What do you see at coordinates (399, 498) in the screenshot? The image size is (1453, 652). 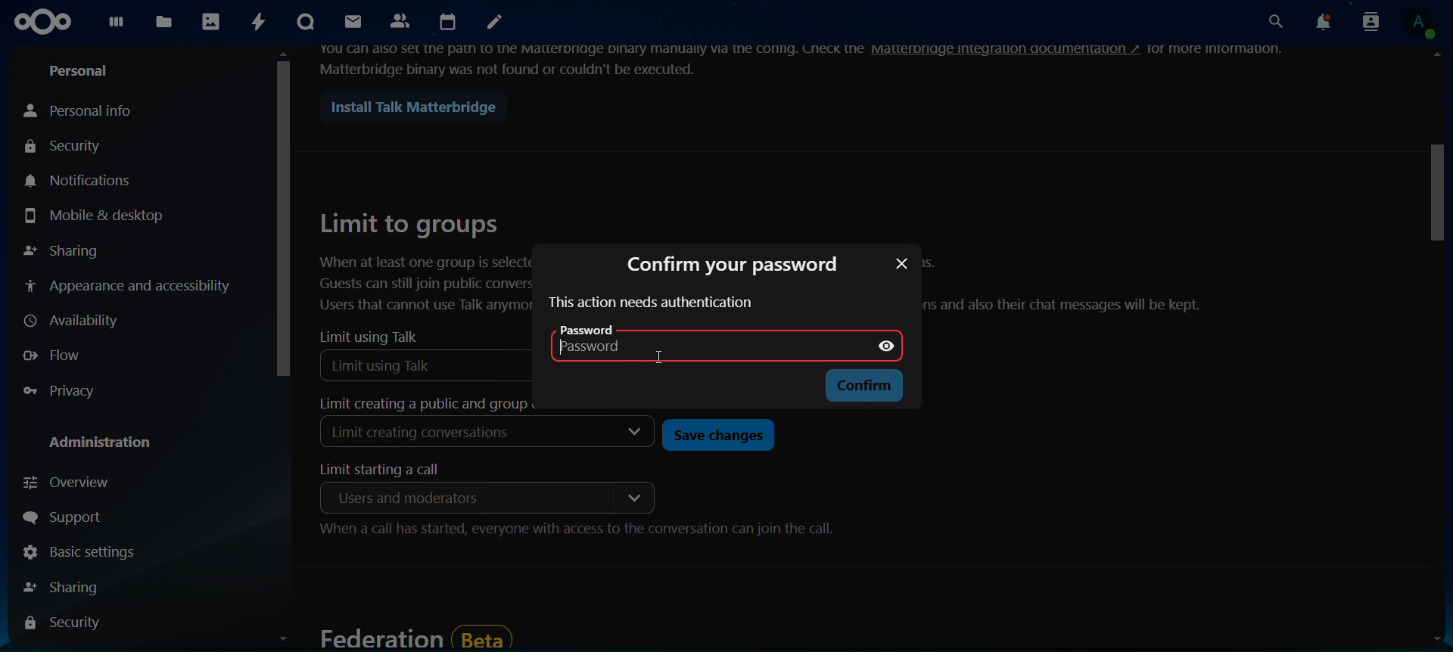 I see `moderators only` at bounding box center [399, 498].